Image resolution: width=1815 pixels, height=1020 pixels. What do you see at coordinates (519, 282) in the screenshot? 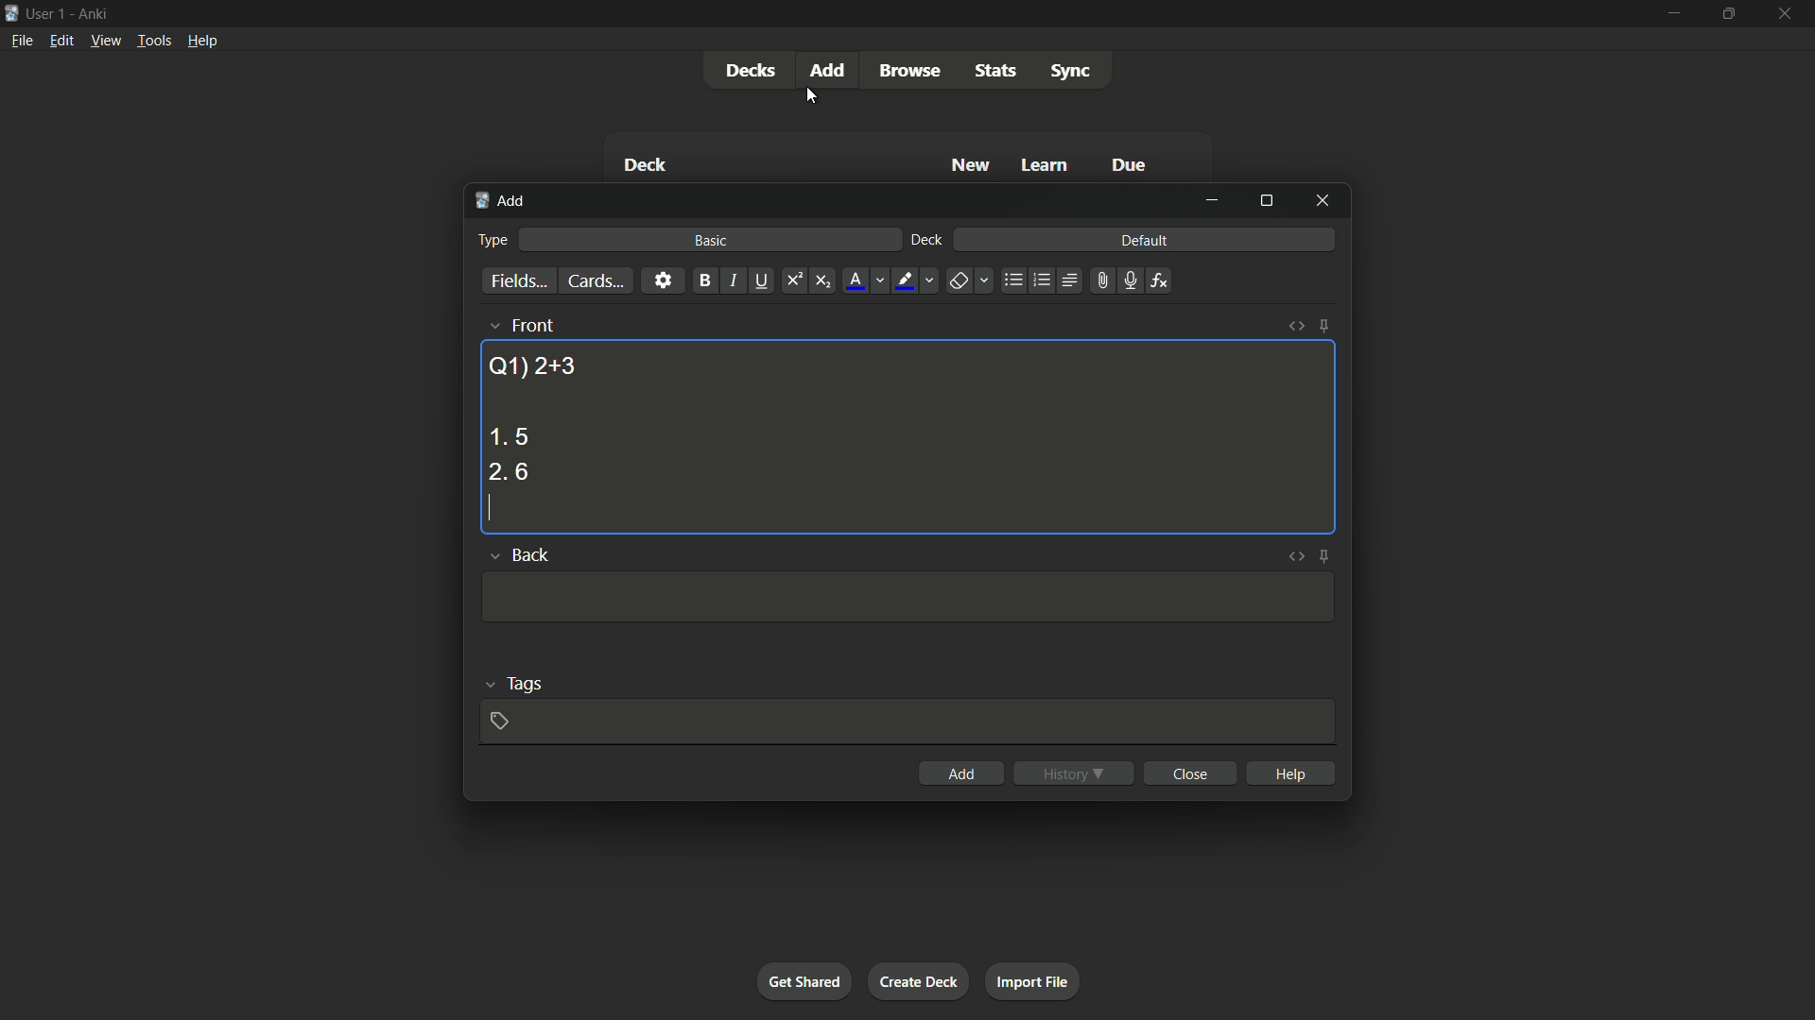
I see `fields` at bounding box center [519, 282].